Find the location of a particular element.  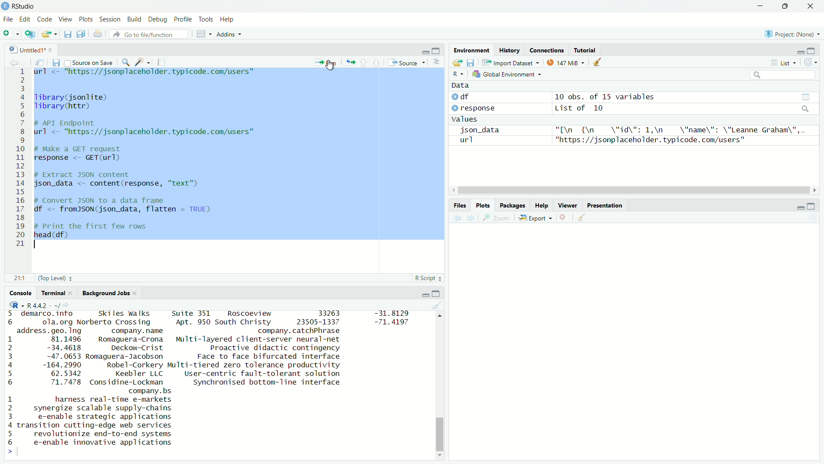

21:1 is located at coordinates (21, 278).